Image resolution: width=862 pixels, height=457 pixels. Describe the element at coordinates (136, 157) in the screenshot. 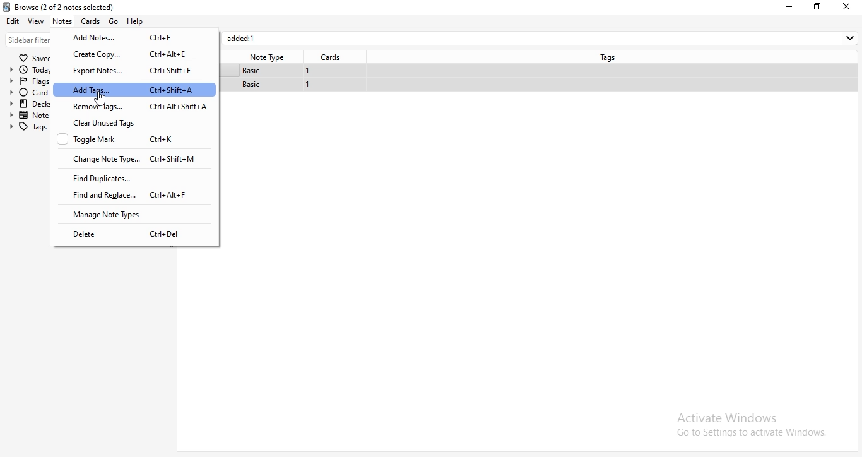

I see `change note type` at that location.